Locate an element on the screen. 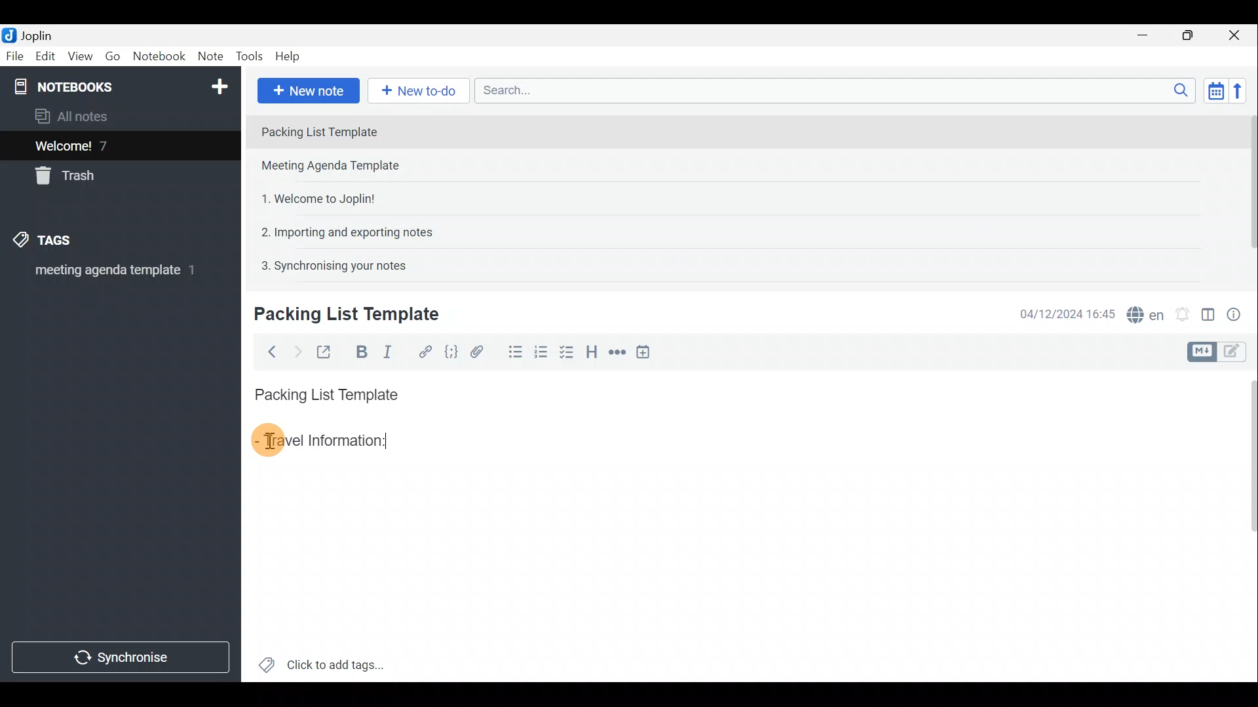  Note 2 is located at coordinates (343, 167).